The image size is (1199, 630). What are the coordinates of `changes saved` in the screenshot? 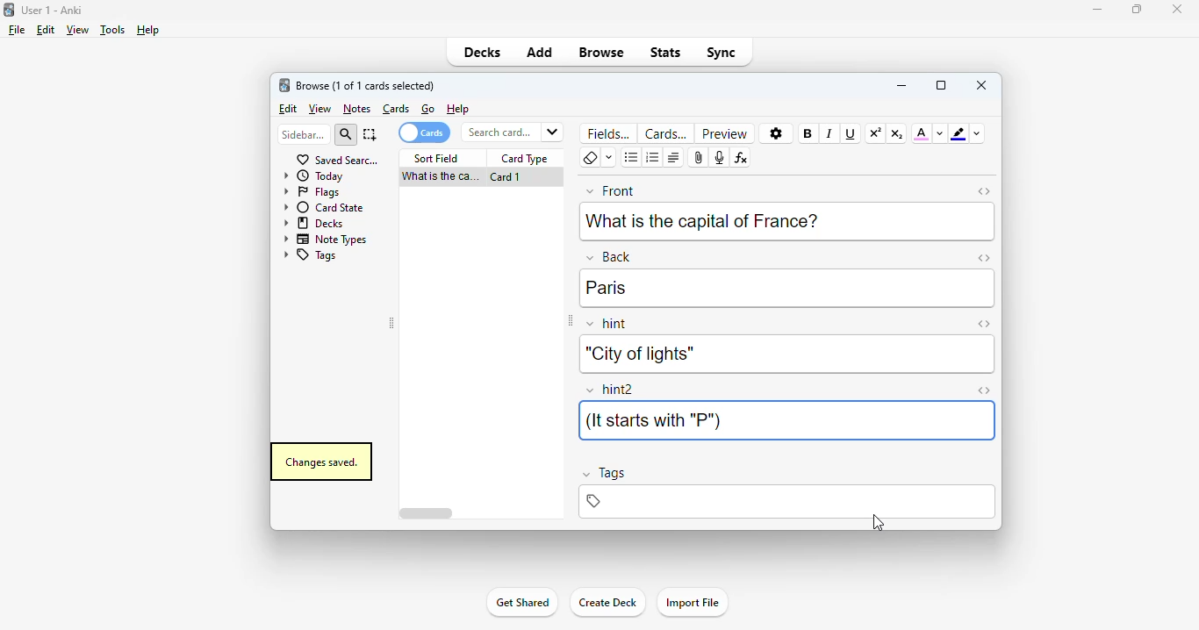 It's located at (319, 462).